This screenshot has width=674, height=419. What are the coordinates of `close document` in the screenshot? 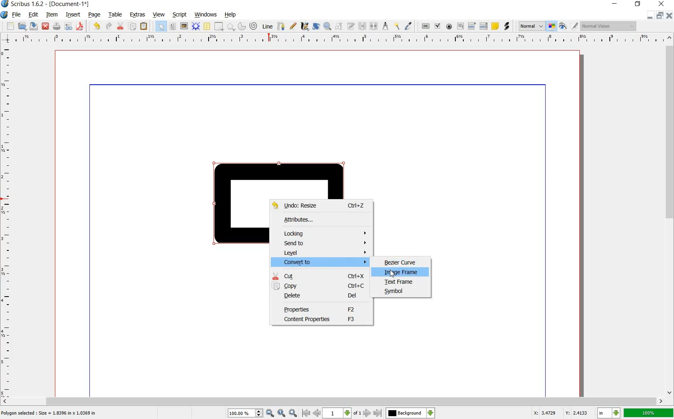 It's located at (670, 14).